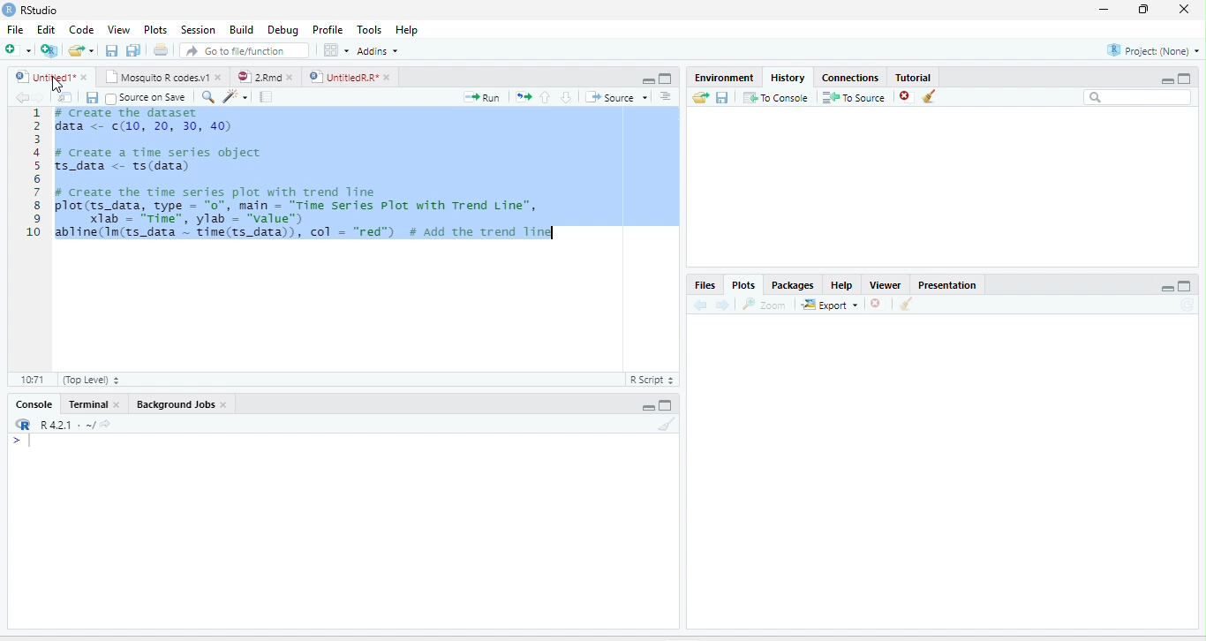  Describe the element at coordinates (16, 29) in the screenshot. I see `File` at that location.